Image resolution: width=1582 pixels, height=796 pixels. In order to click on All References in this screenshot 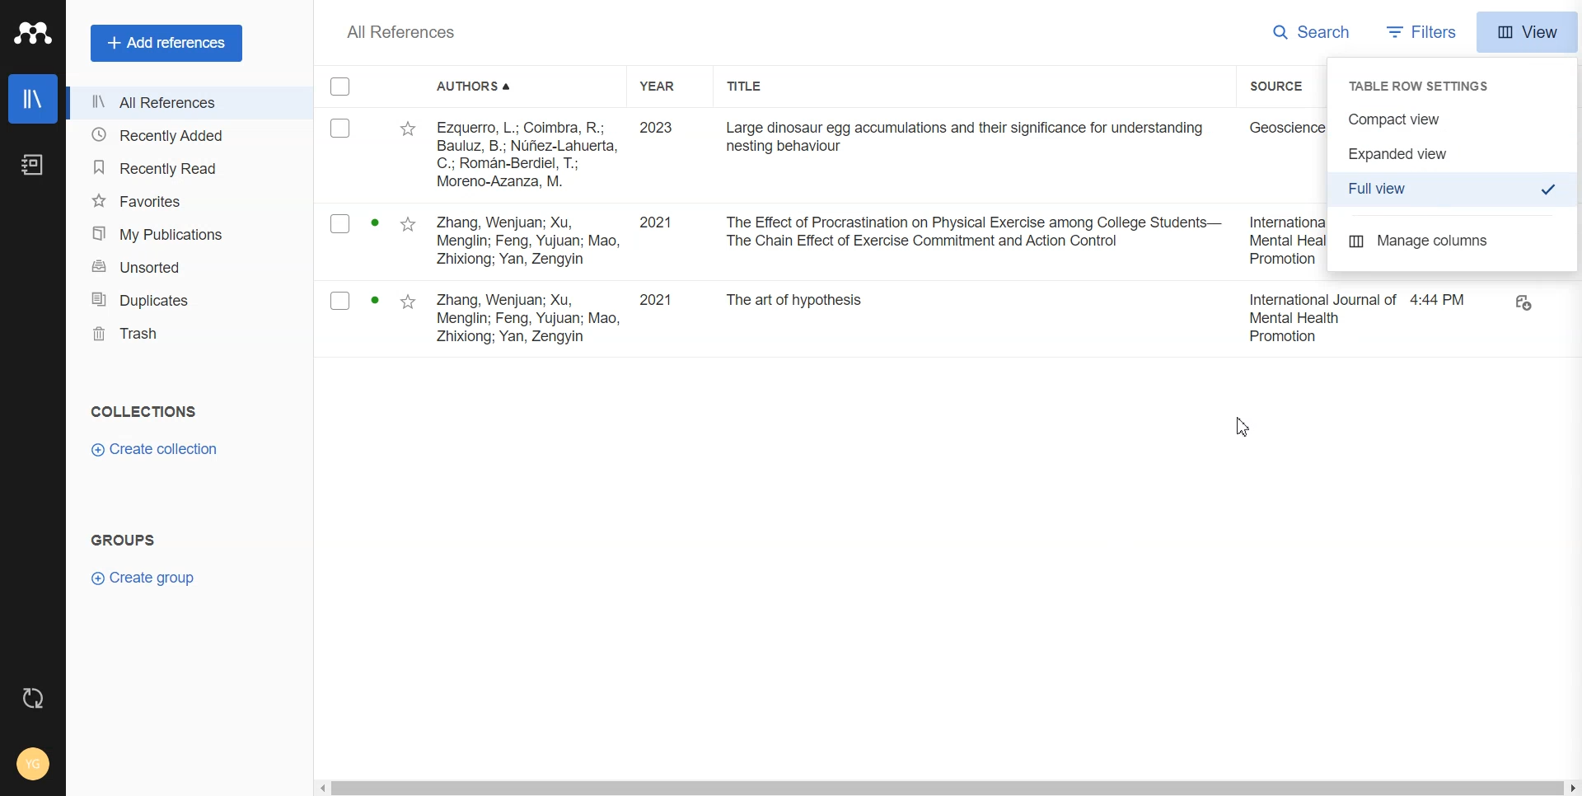, I will do `click(401, 32)`.